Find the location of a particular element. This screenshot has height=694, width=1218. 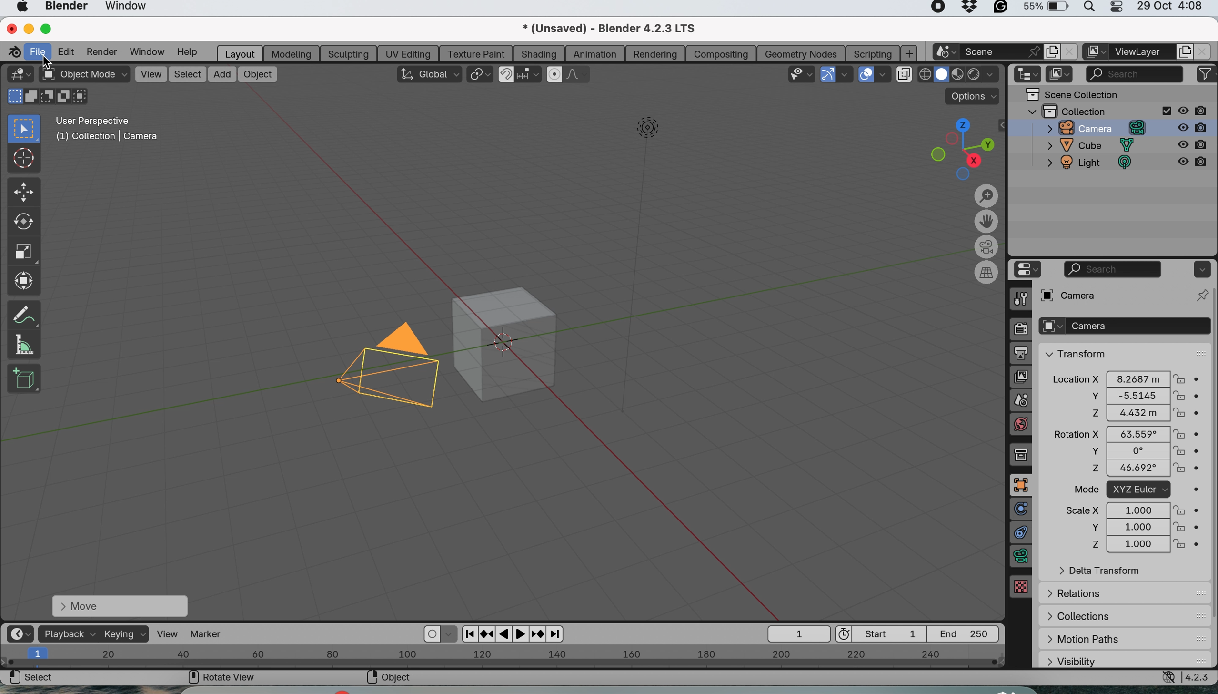

blender is located at coordinates (64, 8).